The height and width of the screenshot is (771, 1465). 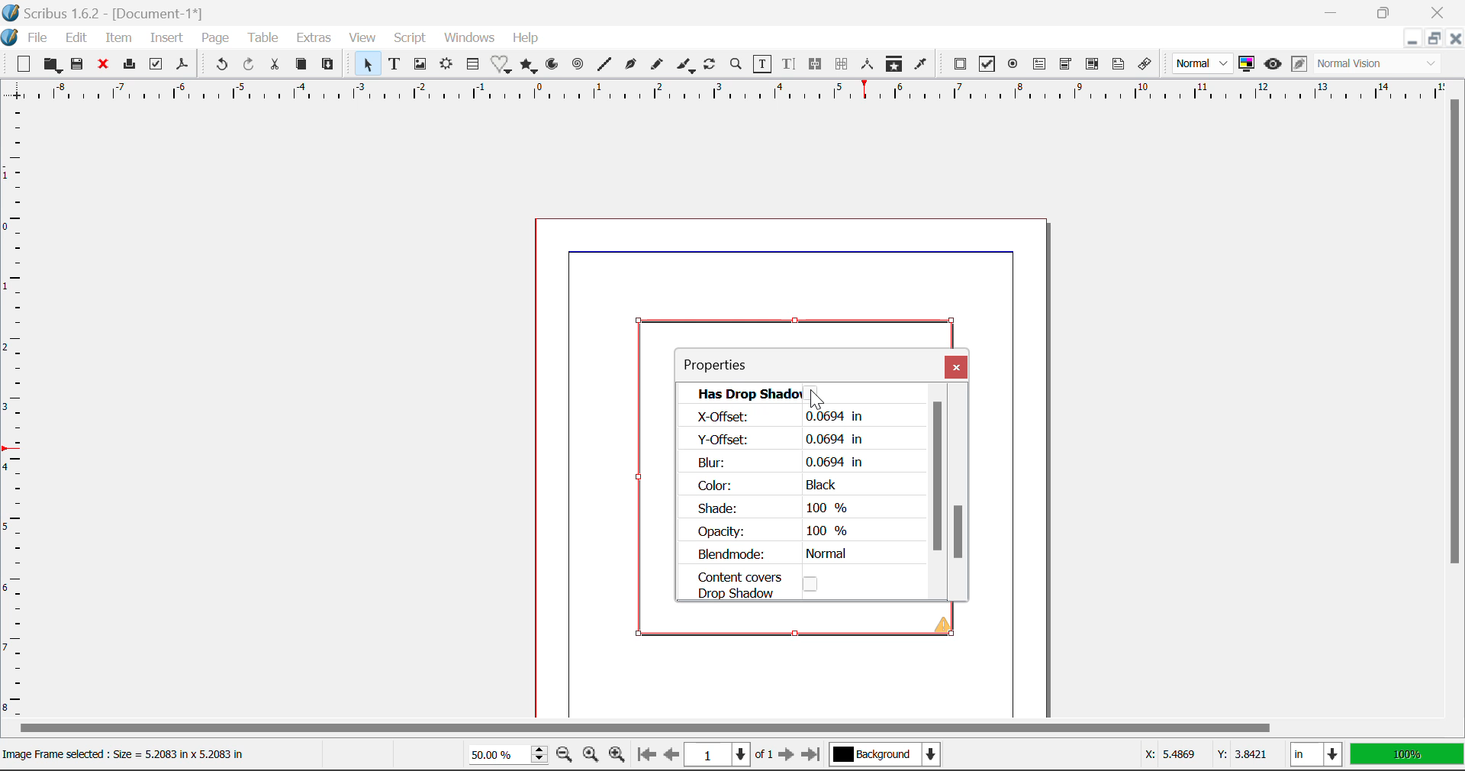 I want to click on Vertical Page Margins, so click(x=724, y=95).